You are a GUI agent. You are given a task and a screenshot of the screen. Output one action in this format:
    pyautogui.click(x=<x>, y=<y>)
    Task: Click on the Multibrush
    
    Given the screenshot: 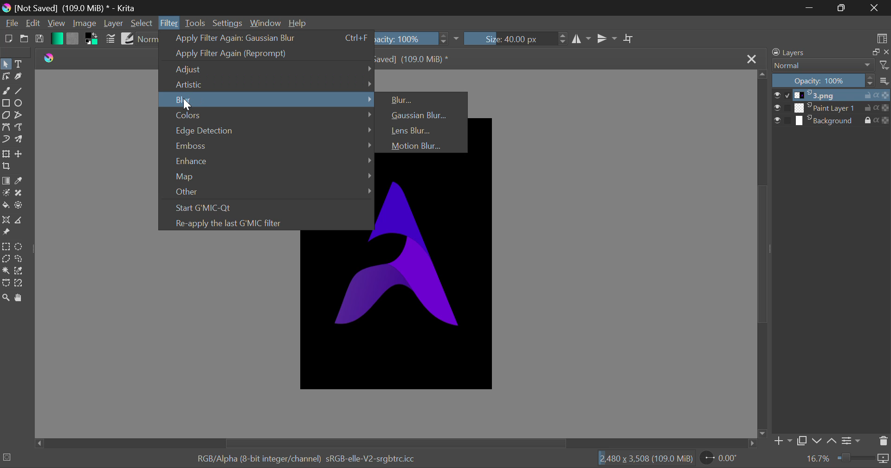 What is the action you would take?
    pyautogui.click(x=20, y=140)
    